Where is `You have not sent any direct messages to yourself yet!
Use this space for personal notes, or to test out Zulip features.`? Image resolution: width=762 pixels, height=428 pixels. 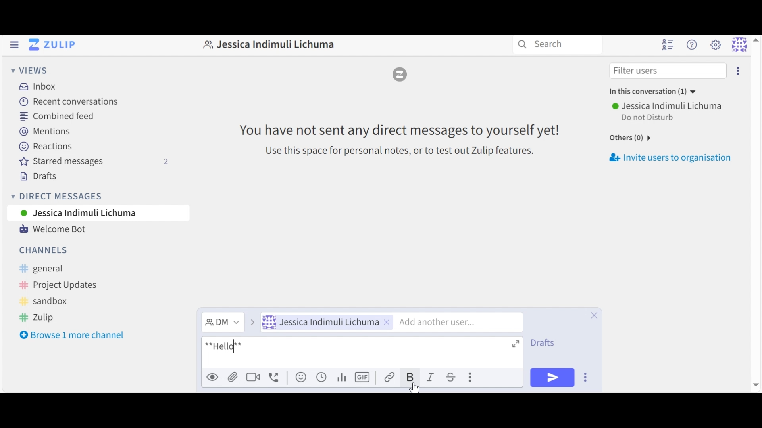
You have not sent any direct messages to yourself yet!
Use this space for personal notes, or to test out Zulip features. is located at coordinates (395, 138).